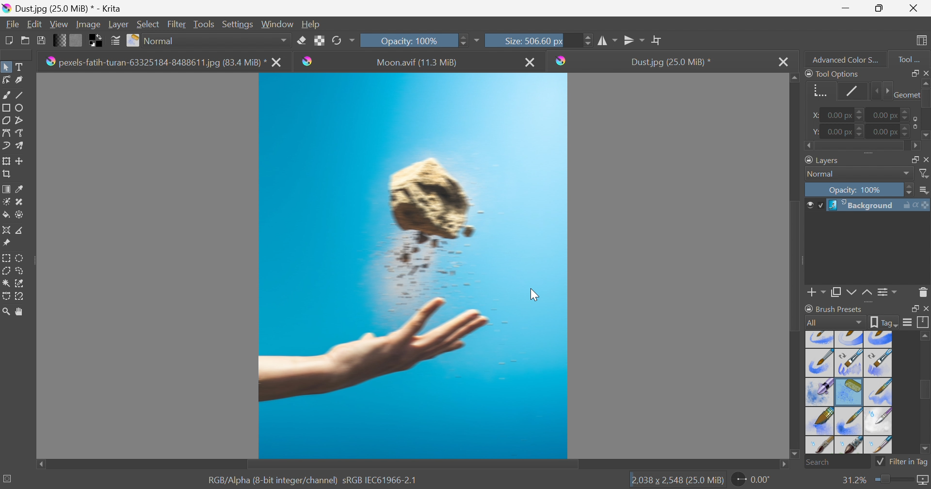 The height and width of the screenshot is (489, 931). I want to click on Window, so click(278, 23).